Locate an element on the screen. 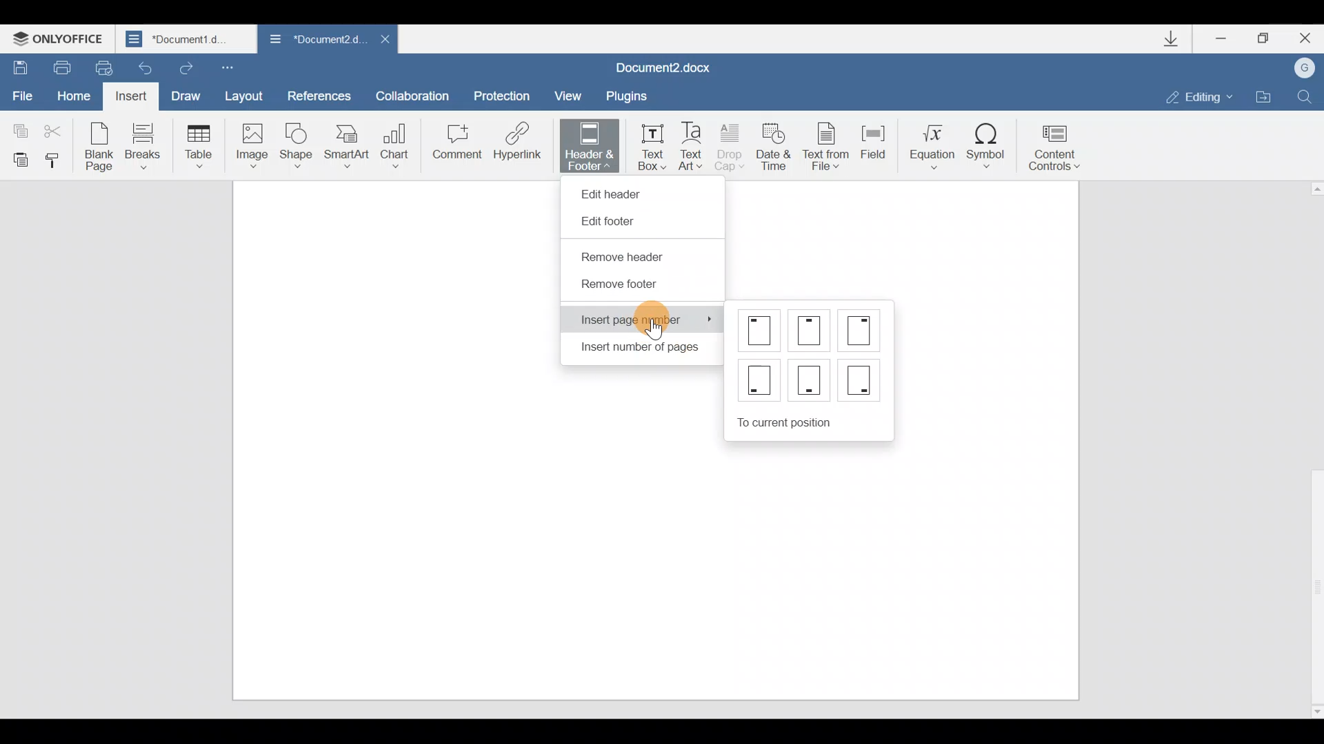  To current position is located at coordinates (815, 420).